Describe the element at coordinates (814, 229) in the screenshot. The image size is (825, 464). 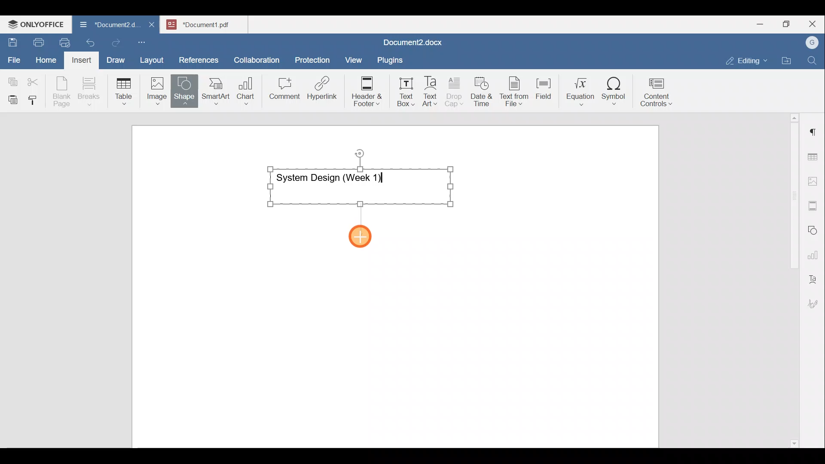
I see `Shapes settings` at that location.